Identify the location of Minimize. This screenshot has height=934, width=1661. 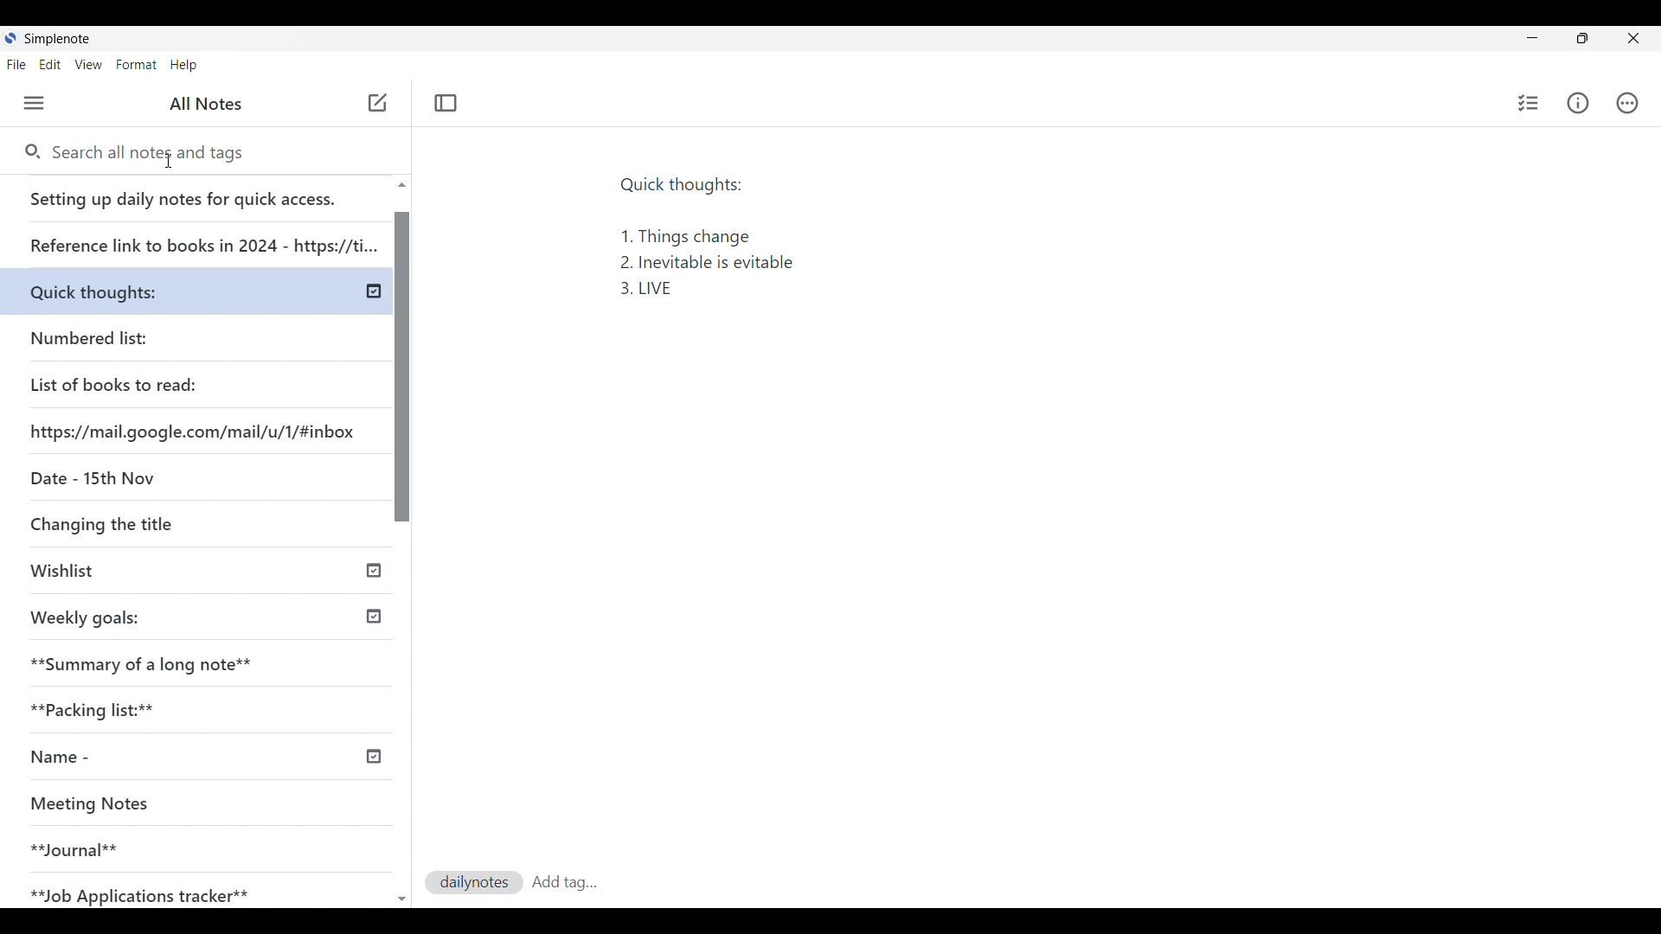
(1532, 37).